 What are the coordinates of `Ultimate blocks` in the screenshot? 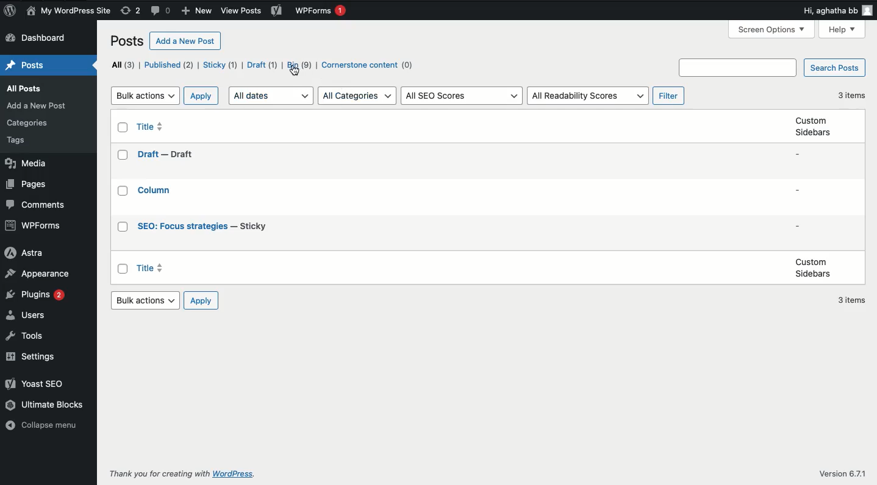 It's located at (45, 405).